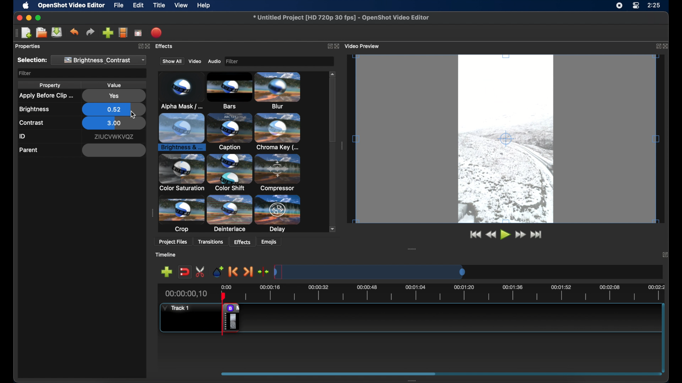 The height and width of the screenshot is (383, 682). What do you see at coordinates (328, 46) in the screenshot?
I see `expand` at bounding box center [328, 46].